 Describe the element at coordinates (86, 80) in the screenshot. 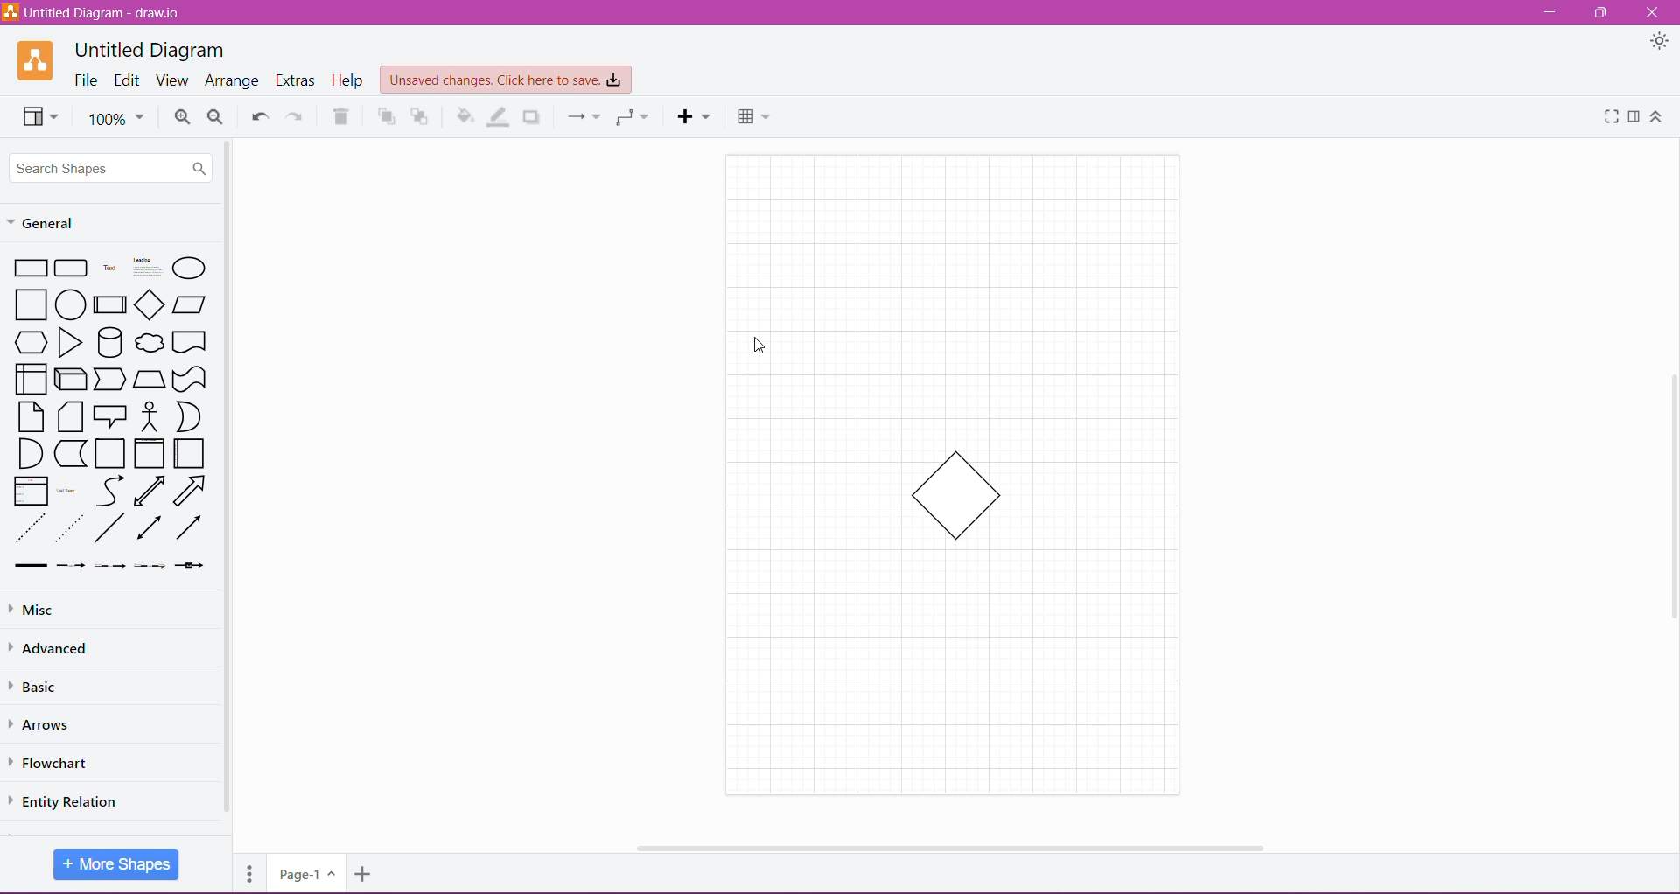

I see `File ` at that location.